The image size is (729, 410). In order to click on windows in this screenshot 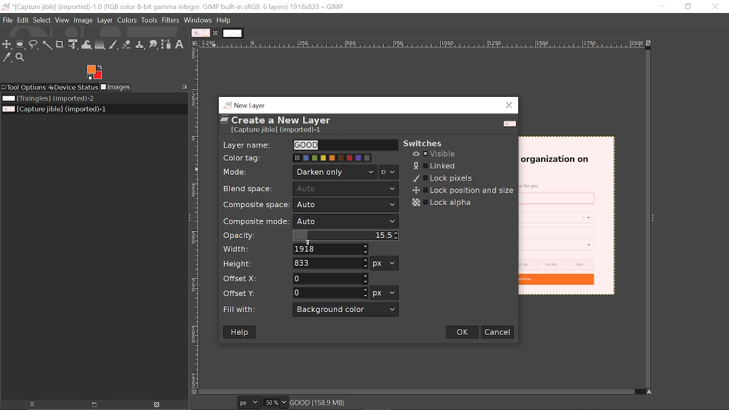, I will do `click(198, 20)`.